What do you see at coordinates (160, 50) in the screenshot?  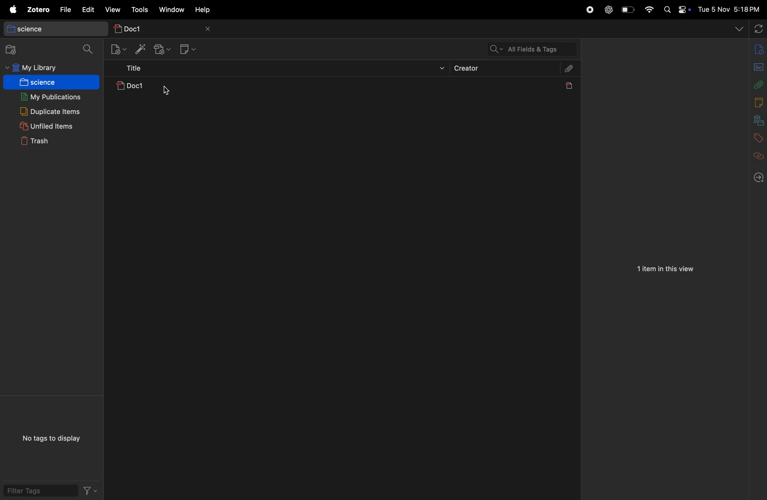 I see `add file` at bounding box center [160, 50].